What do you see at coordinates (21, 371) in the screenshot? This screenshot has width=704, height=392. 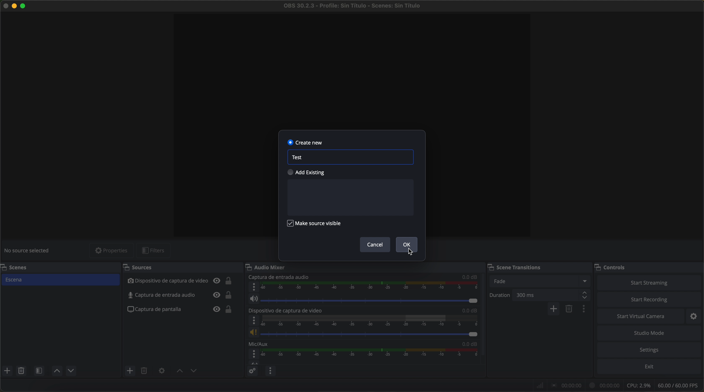 I see `remove selected scene` at bounding box center [21, 371].